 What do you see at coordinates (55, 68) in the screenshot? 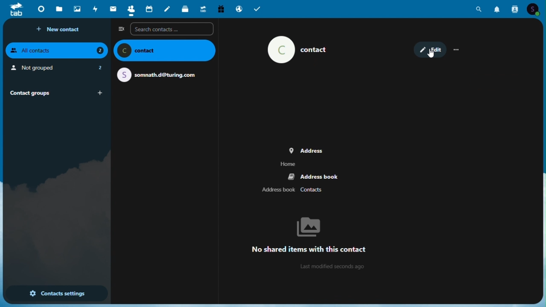
I see `not grouped ` at bounding box center [55, 68].